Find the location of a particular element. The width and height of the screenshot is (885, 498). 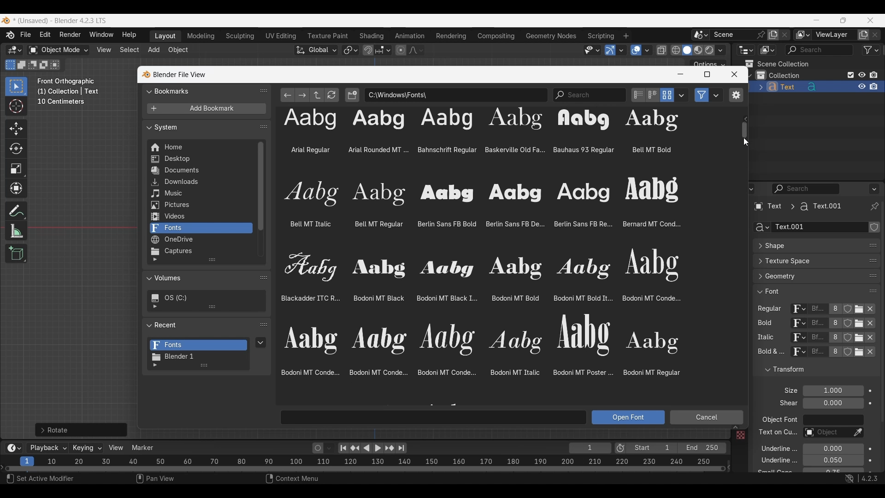

nlink respective attribute is located at coordinates (855, 324).